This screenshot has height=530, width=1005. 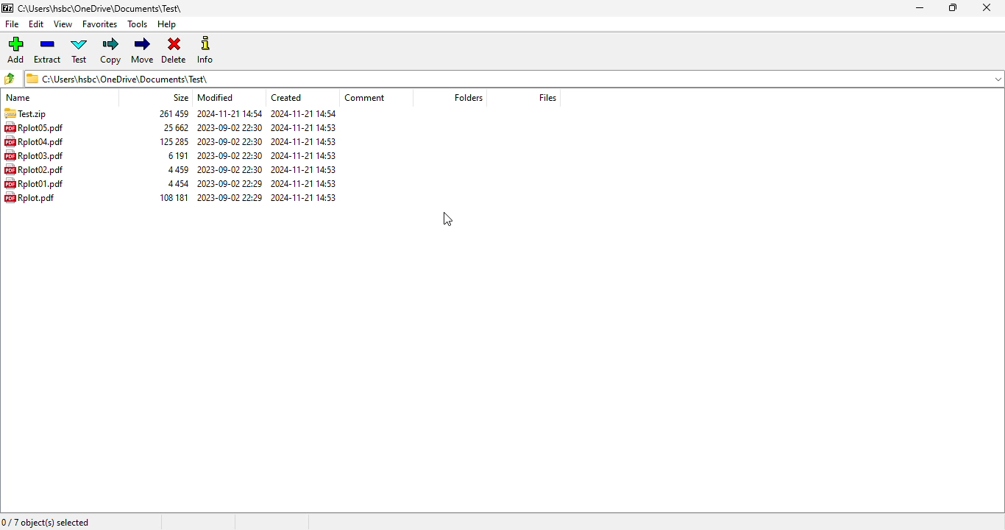 I want to click on close, so click(x=987, y=7).